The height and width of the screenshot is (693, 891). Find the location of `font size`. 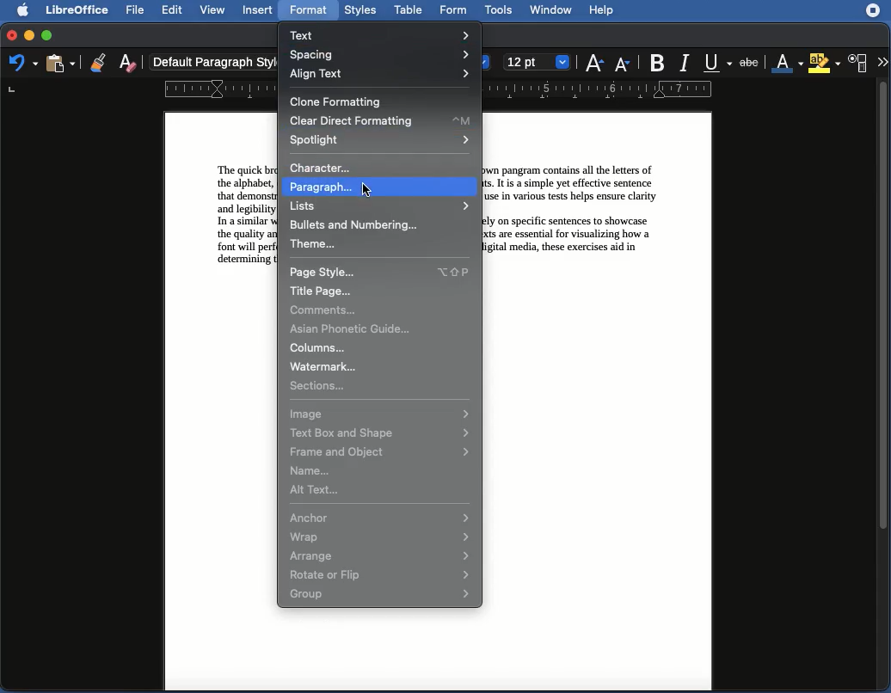

font size is located at coordinates (533, 63).